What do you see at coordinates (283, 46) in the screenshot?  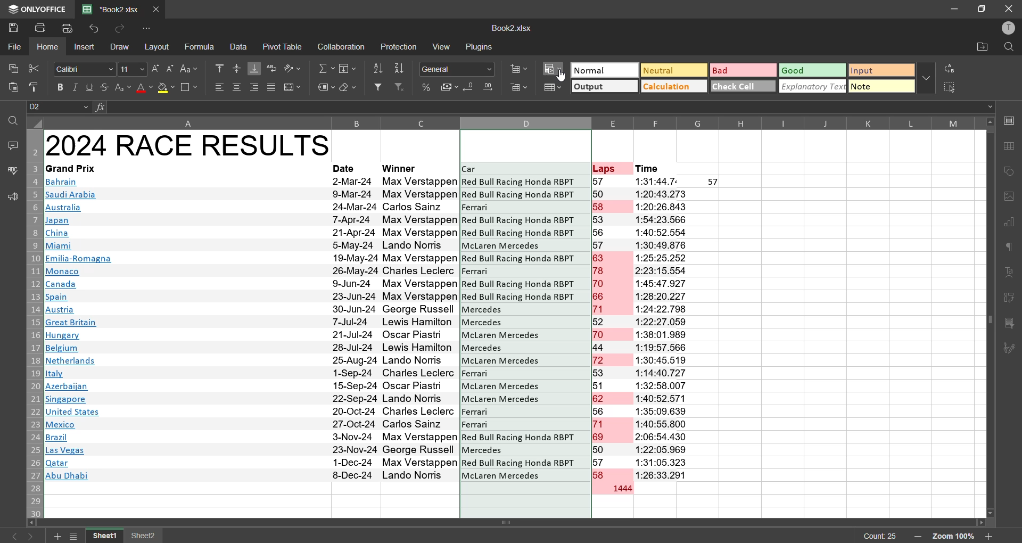 I see `pivot table` at bounding box center [283, 46].